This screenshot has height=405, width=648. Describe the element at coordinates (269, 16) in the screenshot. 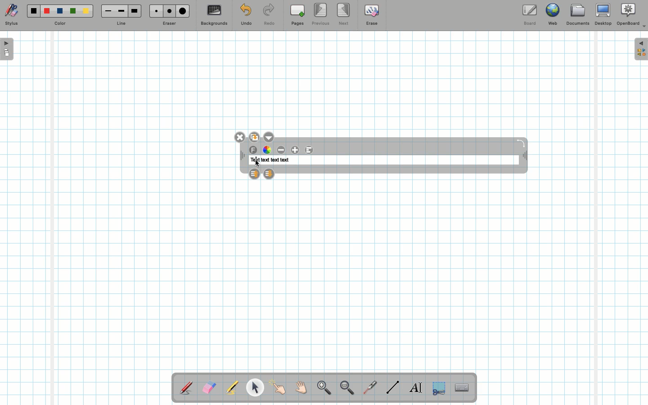

I see `Redo` at that location.